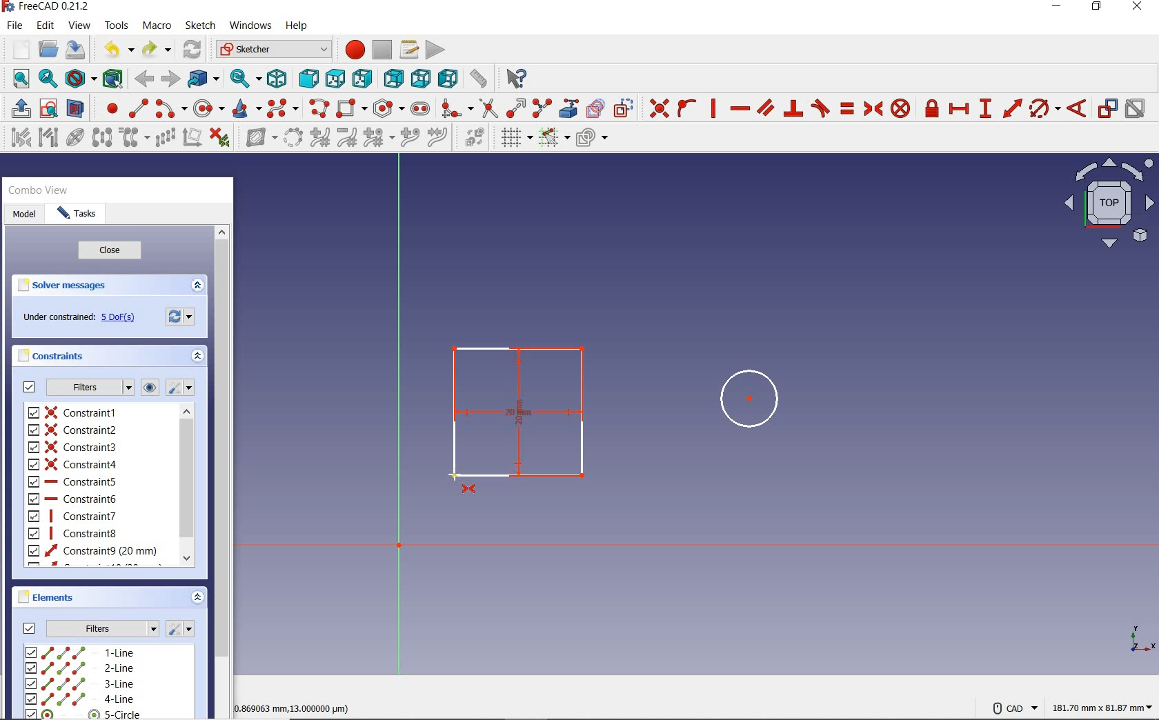  What do you see at coordinates (686, 108) in the screenshot?
I see `constrain point onto object` at bounding box center [686, 108].